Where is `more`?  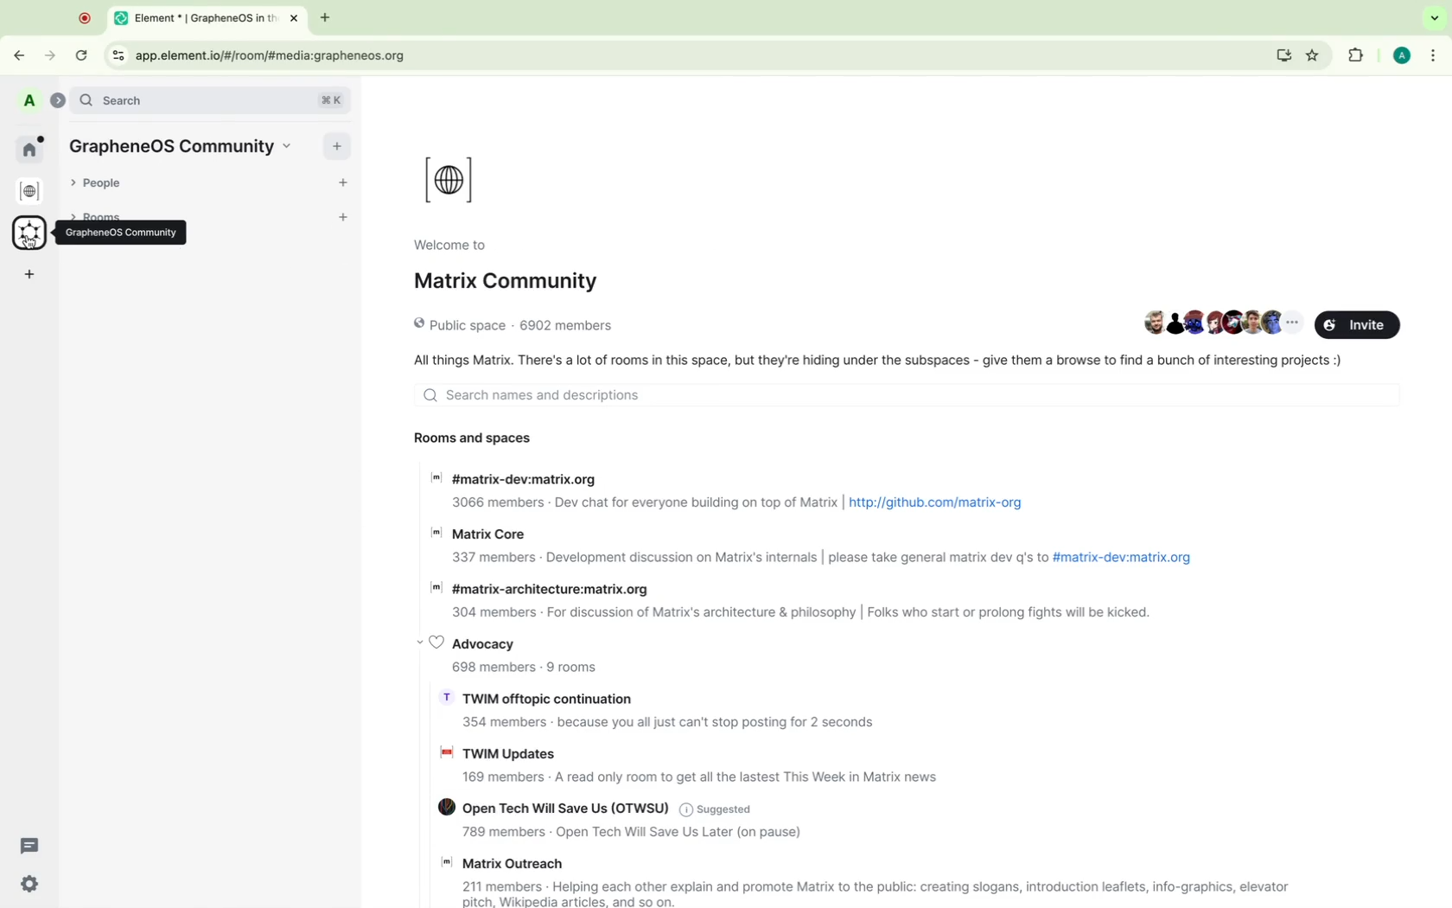
more is located at coordinates (30, 275).